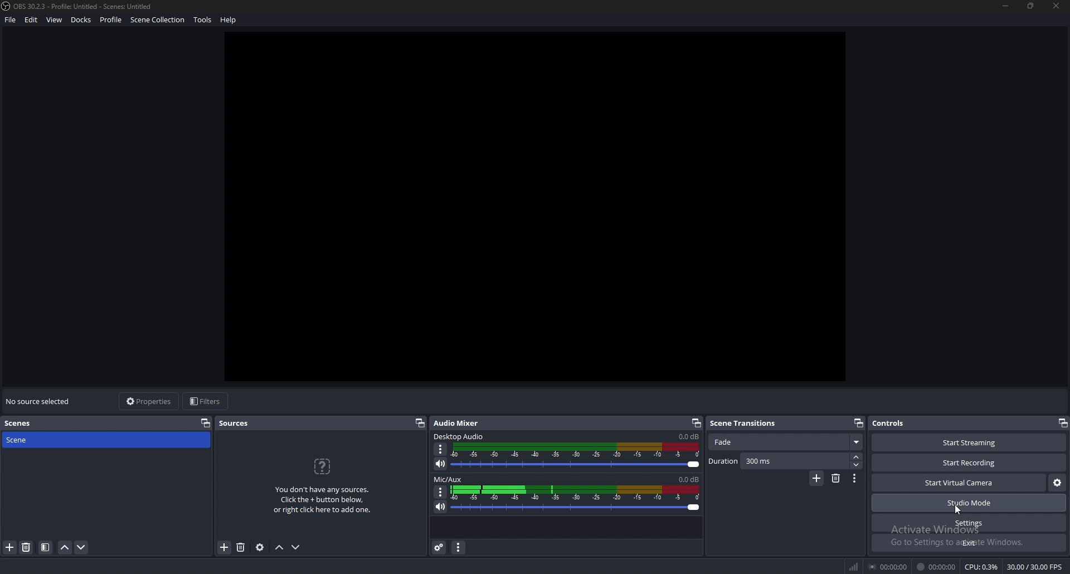 This screenshot has width=1070, height=574. Describe the element at coordinates (970, 463) in the screenshot. I see `Start recording` at that location.